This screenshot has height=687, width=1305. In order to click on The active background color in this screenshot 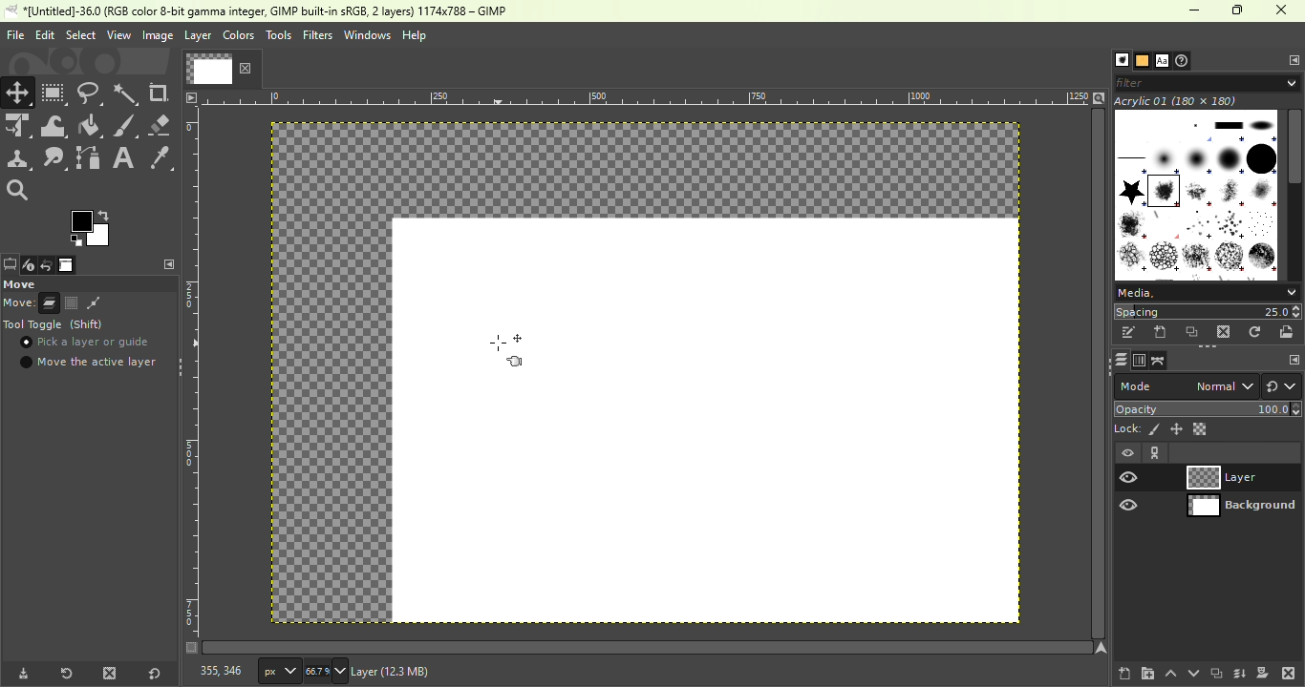, I will do `click(93, 226)`.